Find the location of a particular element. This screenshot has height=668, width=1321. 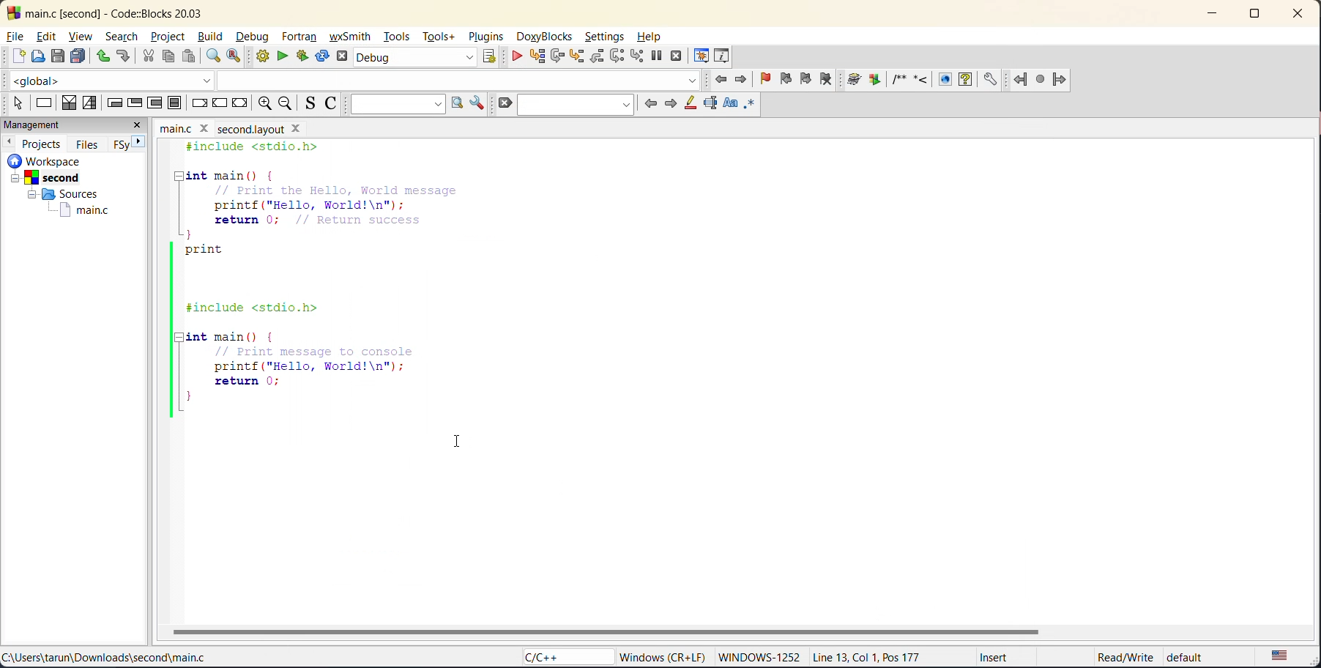

match case is located at coordinates (727, 105).